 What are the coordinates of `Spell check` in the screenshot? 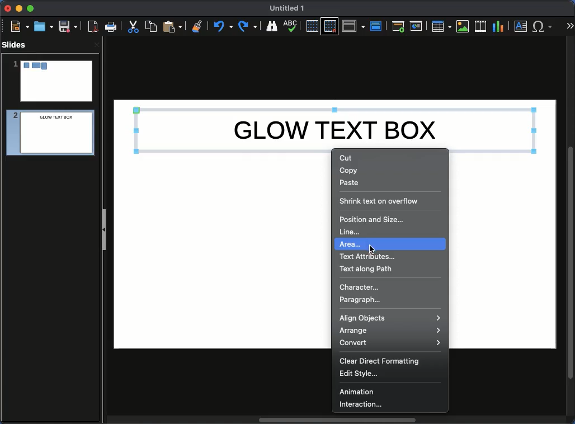 It's located at (291, 27).